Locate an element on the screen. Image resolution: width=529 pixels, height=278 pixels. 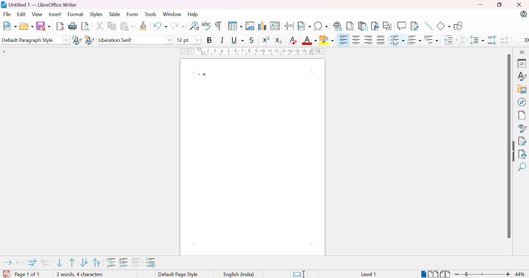
12pt is located at coordinates (182, 40).